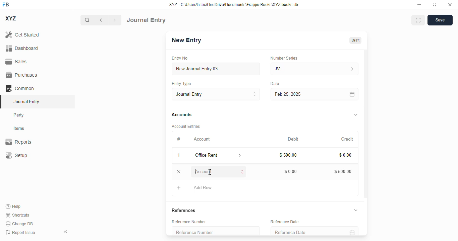  What do you see at coordinates (219, 172) in the screenshot?
I see `account - typing` at bounding box center [219, 172].